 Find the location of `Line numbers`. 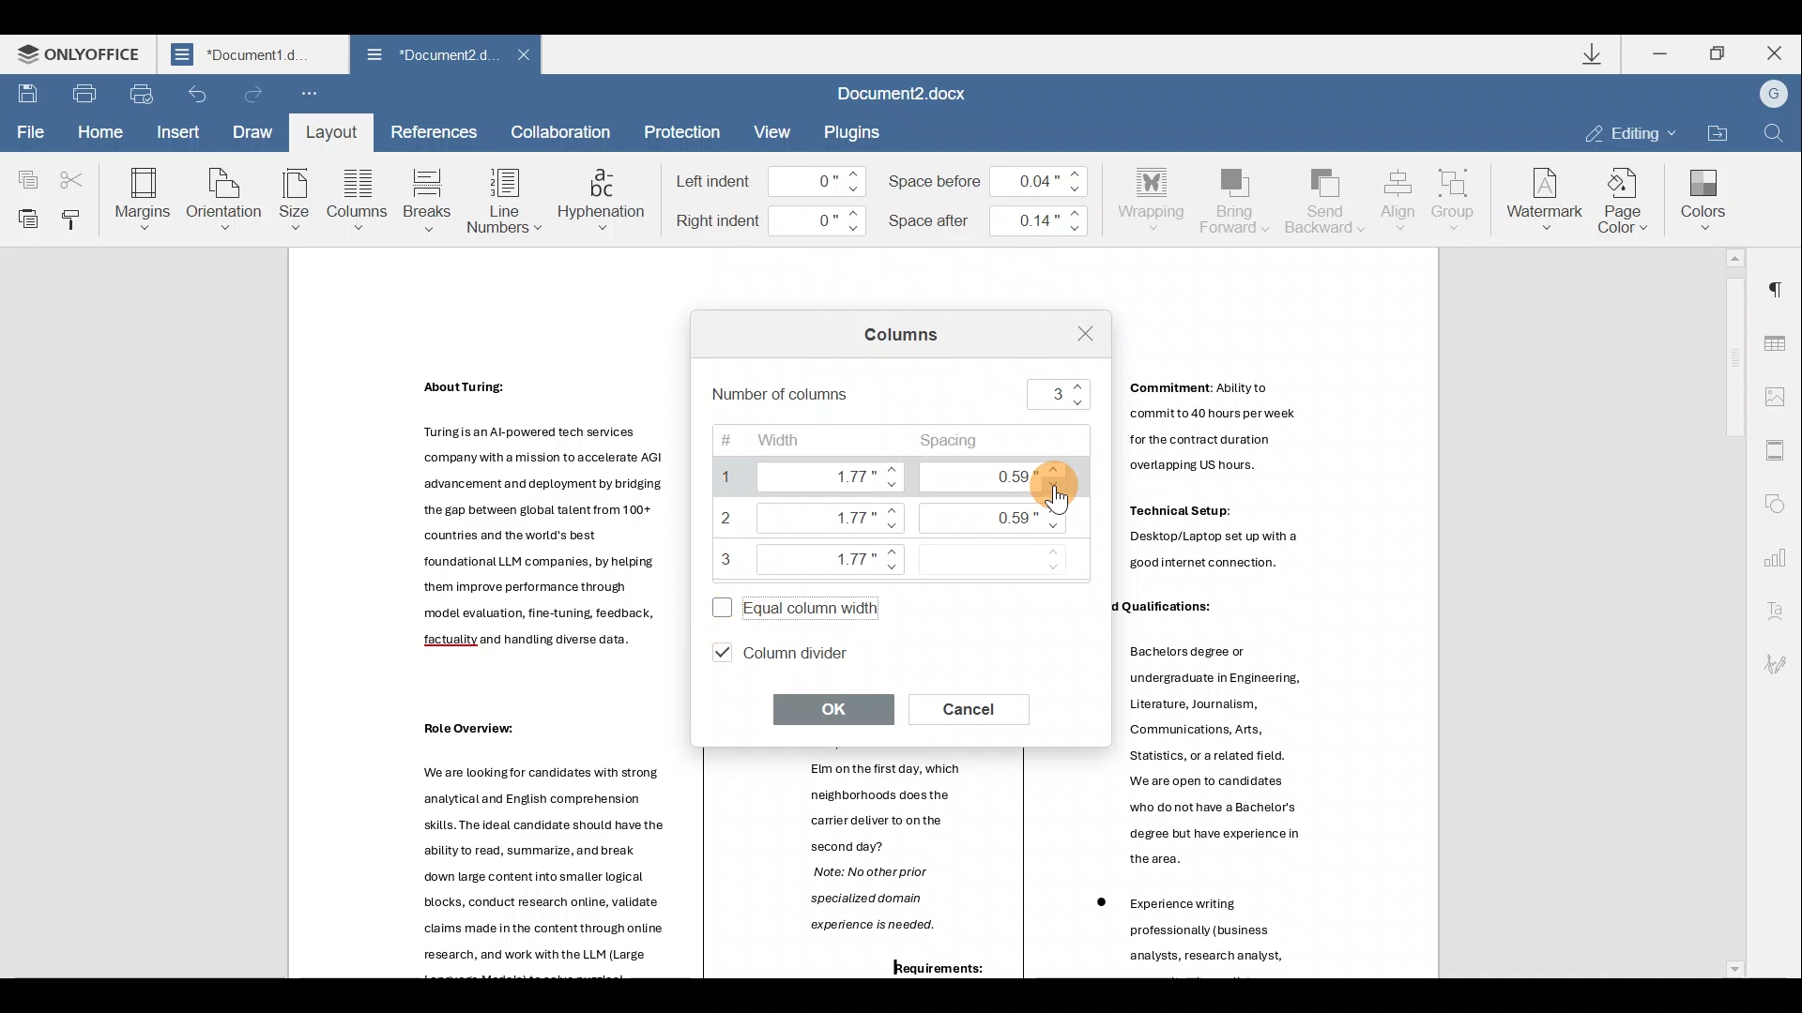

Line numbers is located at coordinates (503, 199).